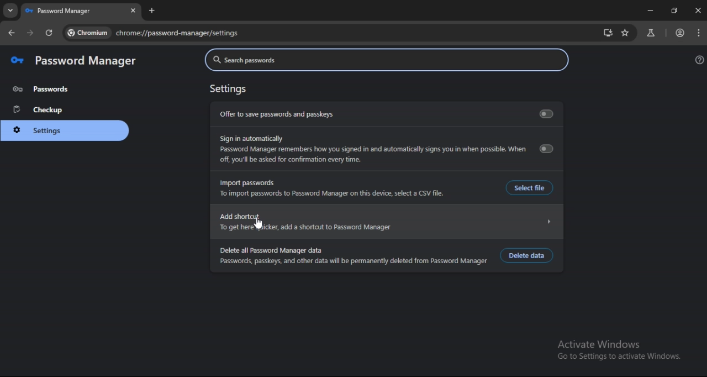 The width and height of the screenshot is (707, 377). I want to click on delete data, so click(527, 255).